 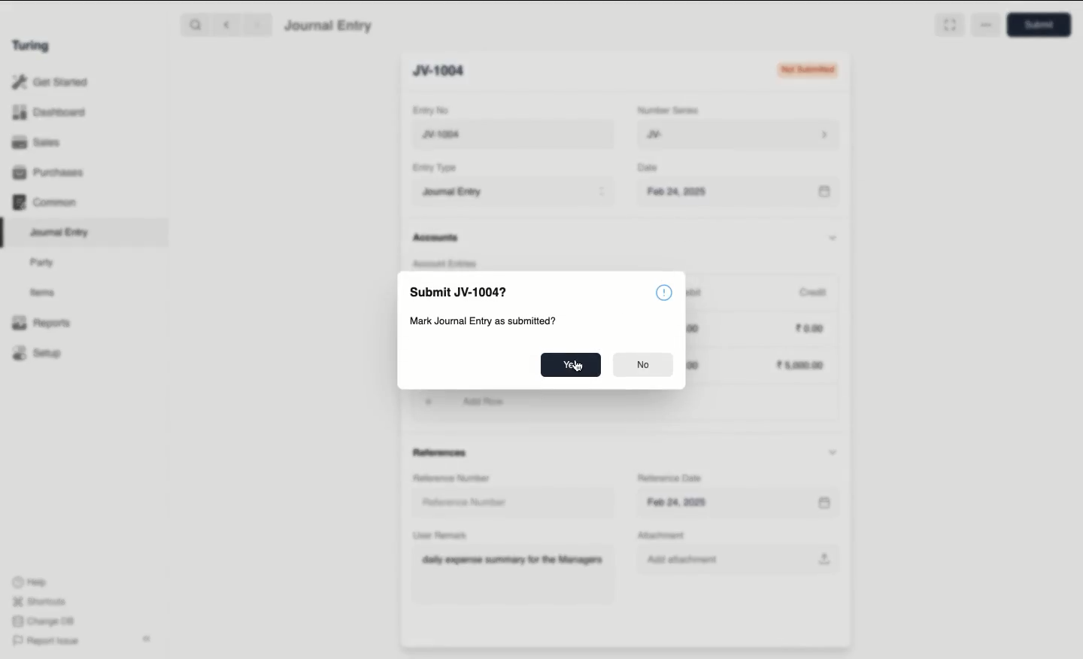 I want to click on Change DB, so click(x=43, y=621).